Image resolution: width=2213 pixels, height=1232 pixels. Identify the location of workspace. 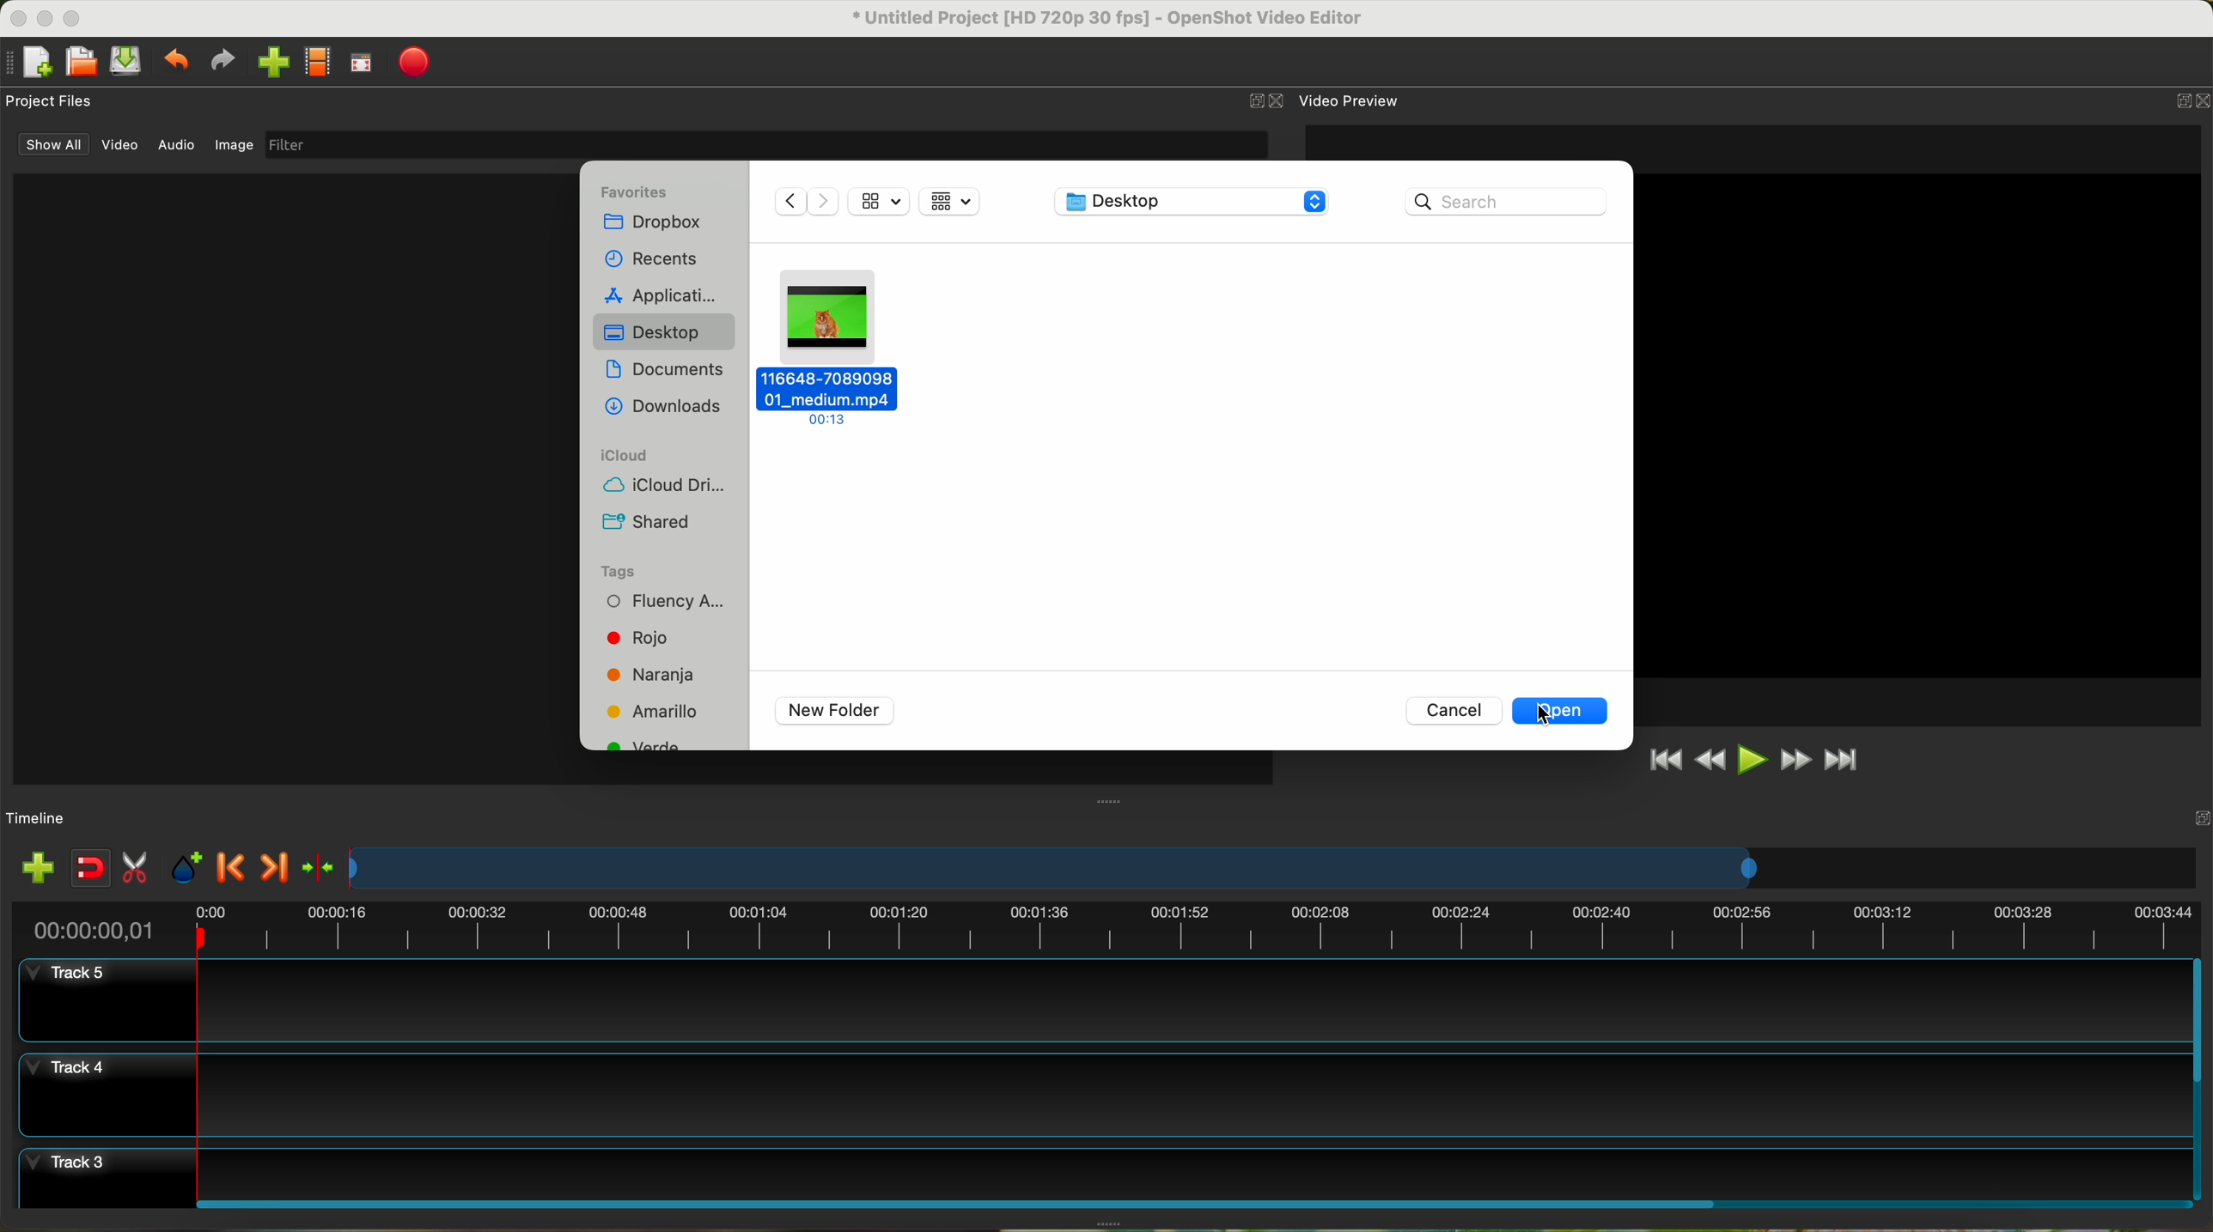
(1920, 425).